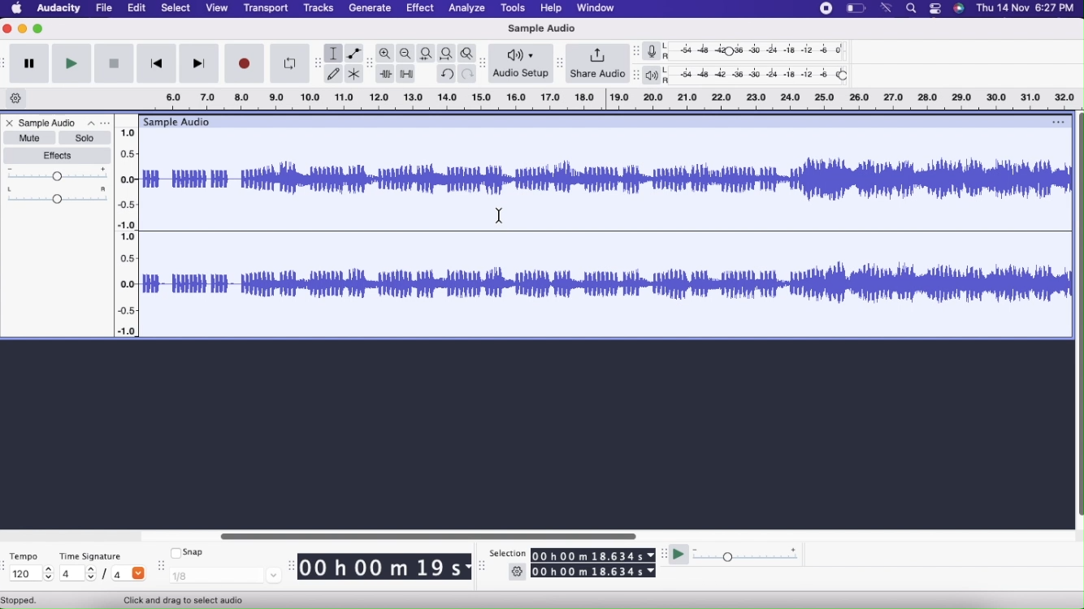  What do you see at coordinates (937, 11) in the screenshot?
I see `options` at bounding box center [937, 11].